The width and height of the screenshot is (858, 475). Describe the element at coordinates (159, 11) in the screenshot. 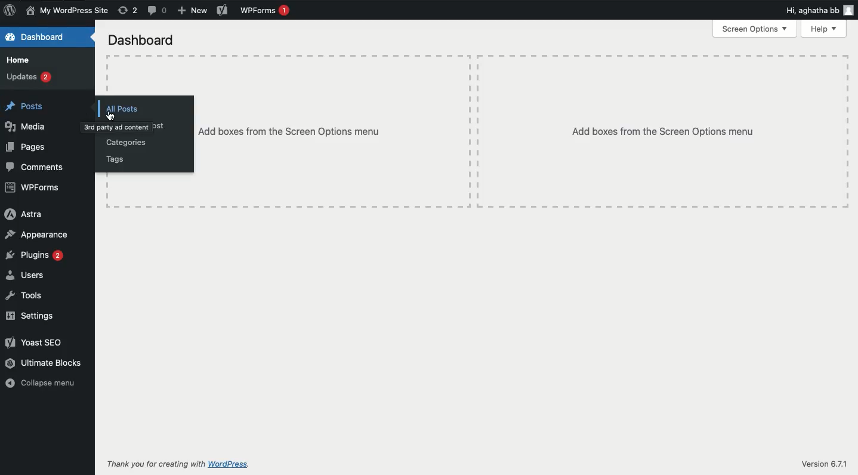

I see `Comments` at that location.